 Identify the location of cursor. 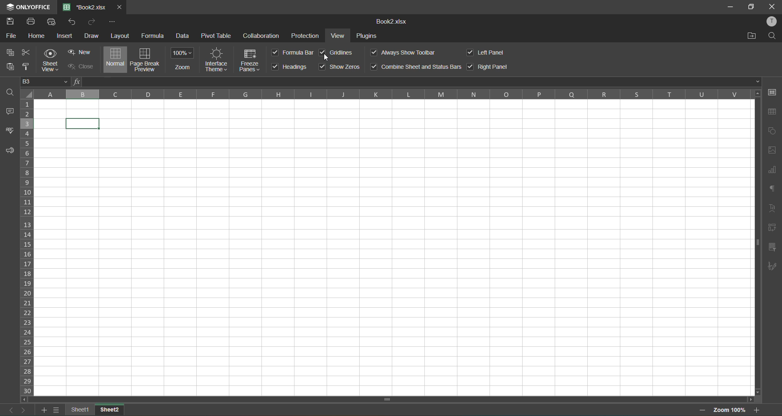
(329, 58).